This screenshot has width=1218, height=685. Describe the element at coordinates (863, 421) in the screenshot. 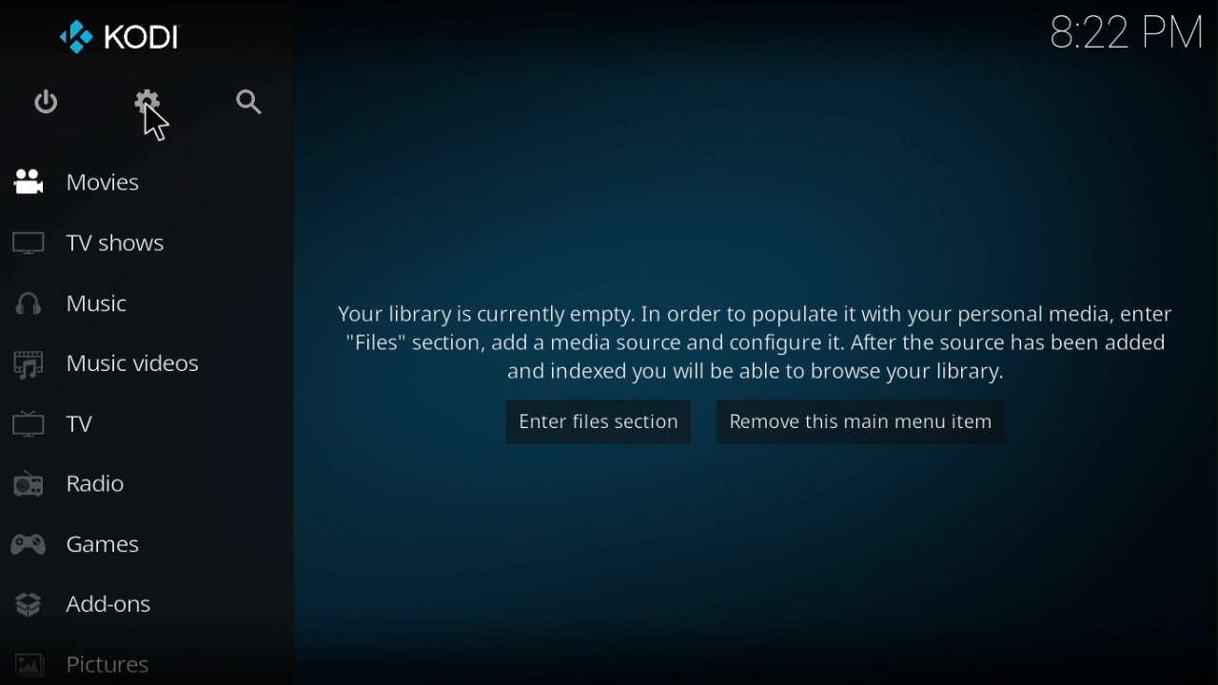

I see `remove this main menu item` at that location.